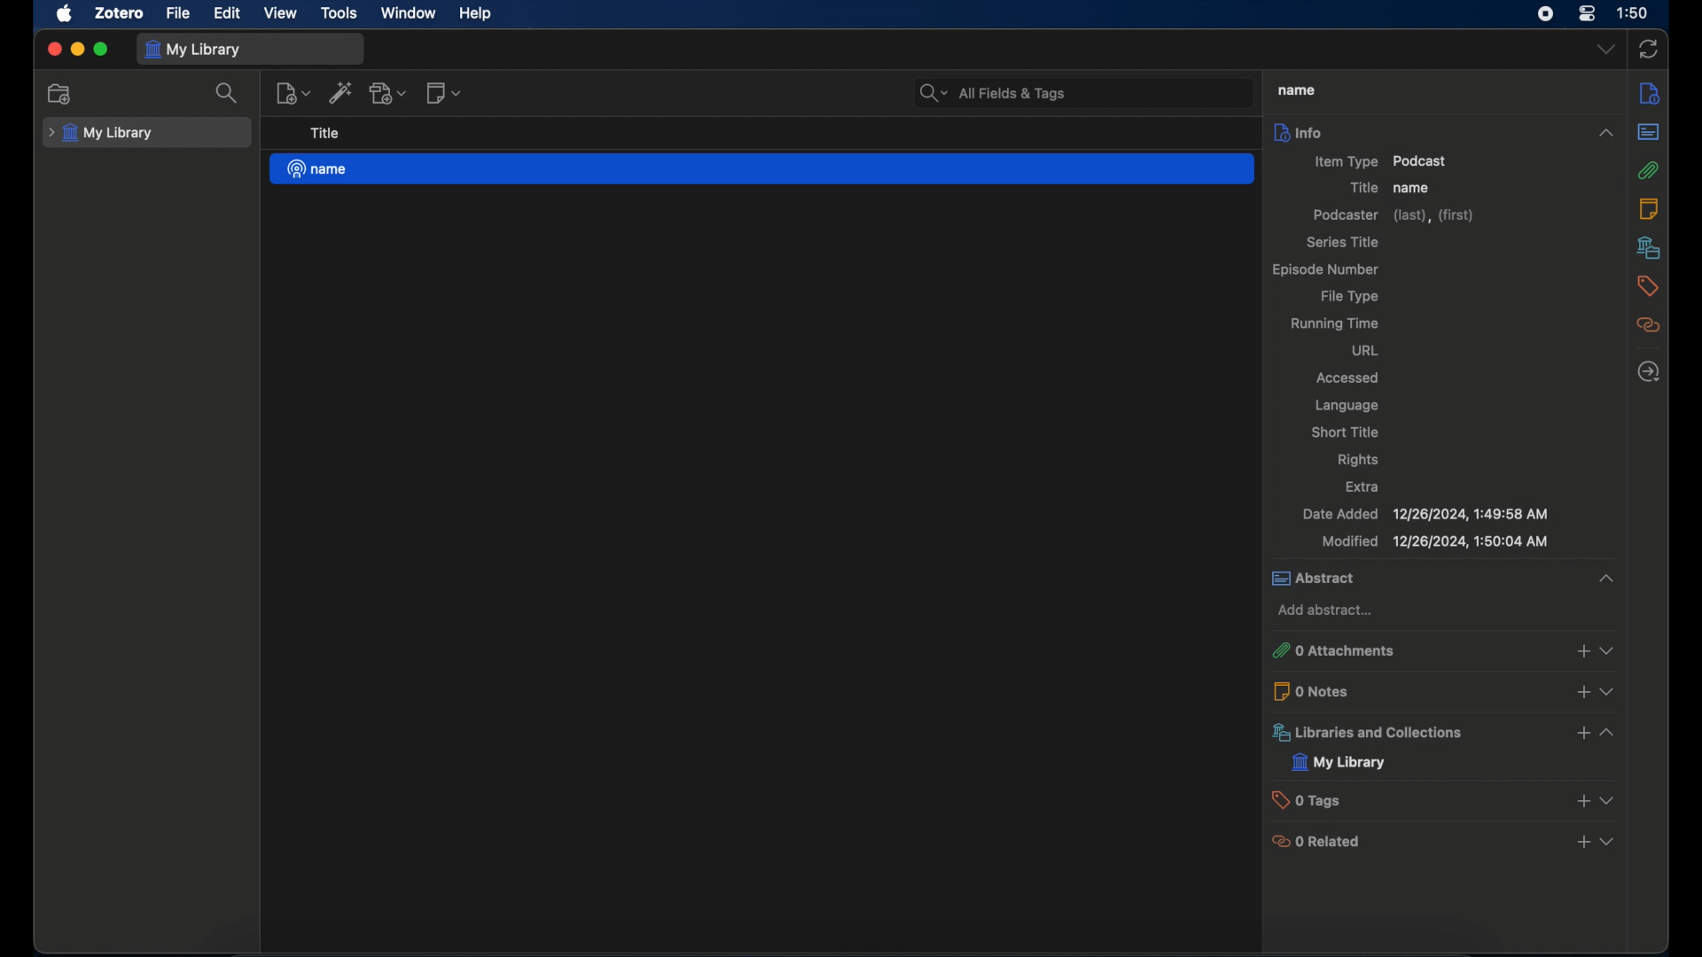 This screenshot has width=1702, height=957. I want to click on edit, so click(229, 12).